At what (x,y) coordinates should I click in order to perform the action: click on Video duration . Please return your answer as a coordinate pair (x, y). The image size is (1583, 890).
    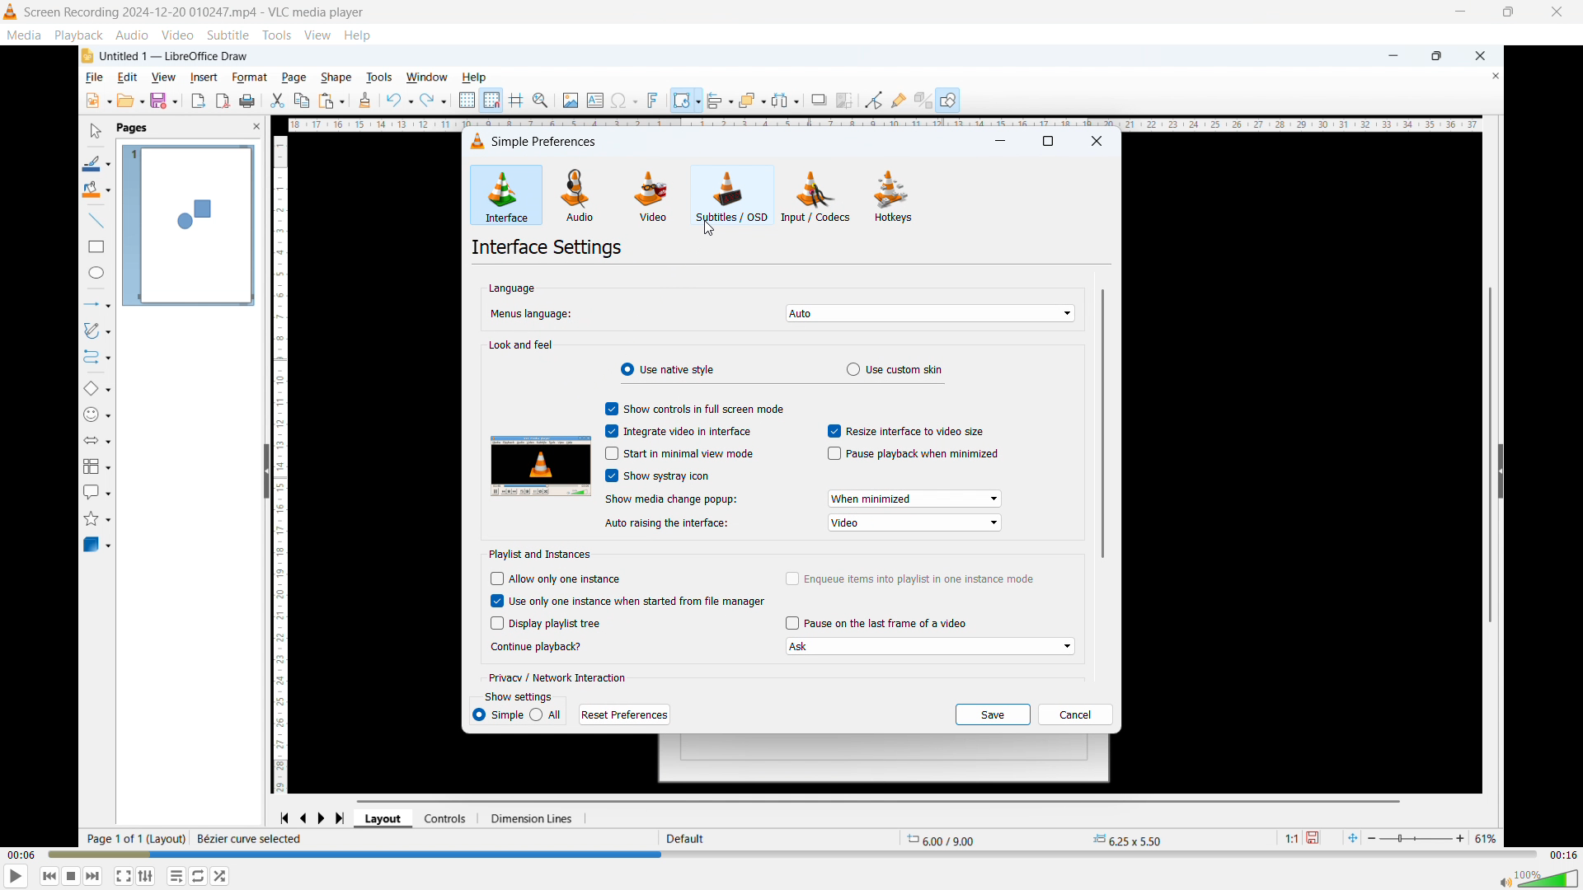
    Looking at the image, I should click on (1563, 855).